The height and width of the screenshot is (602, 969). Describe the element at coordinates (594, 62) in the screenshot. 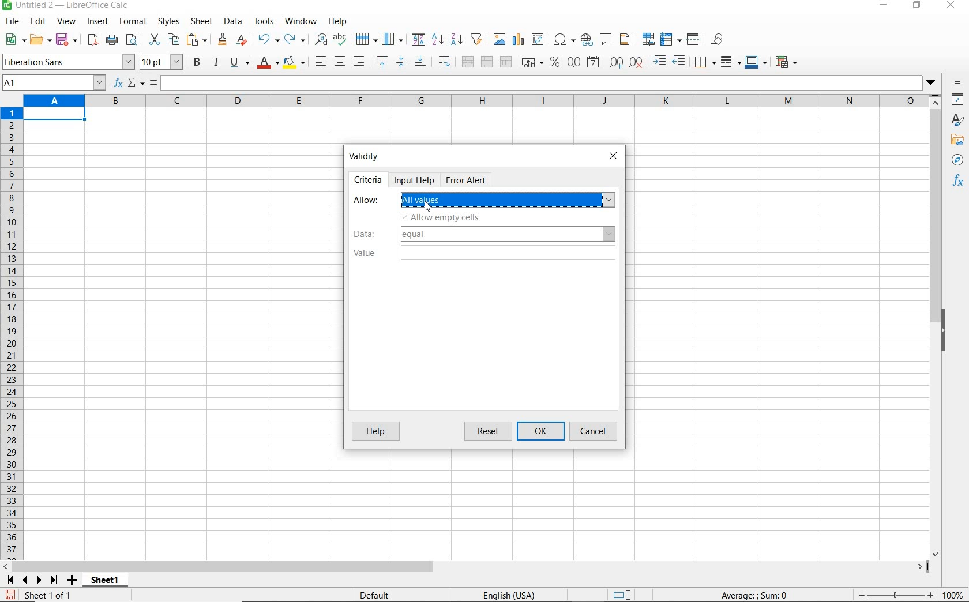

I see `format as date` at that location.